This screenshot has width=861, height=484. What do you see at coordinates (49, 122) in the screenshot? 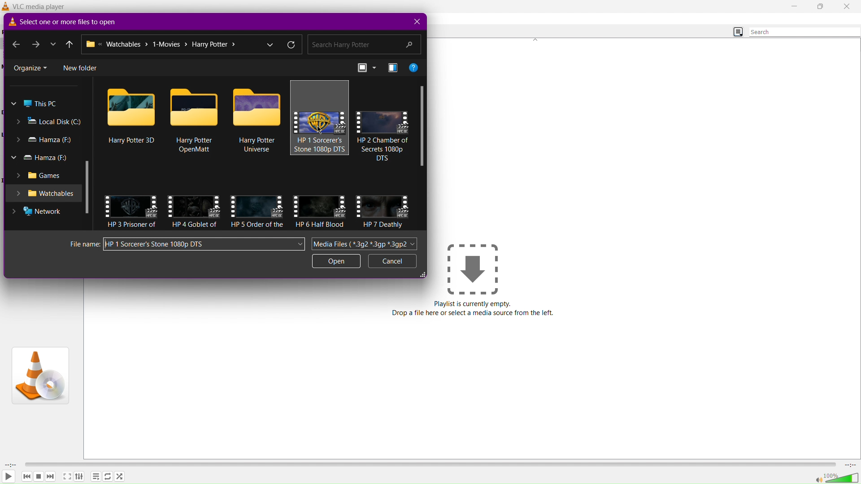
I see `local disk` at bounding box center [49, 122].